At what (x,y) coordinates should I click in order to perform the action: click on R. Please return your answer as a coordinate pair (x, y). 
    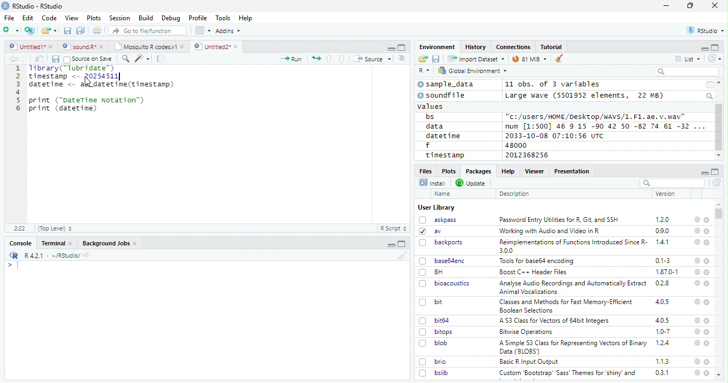
    Looking at the image, I should click on (424, 71).